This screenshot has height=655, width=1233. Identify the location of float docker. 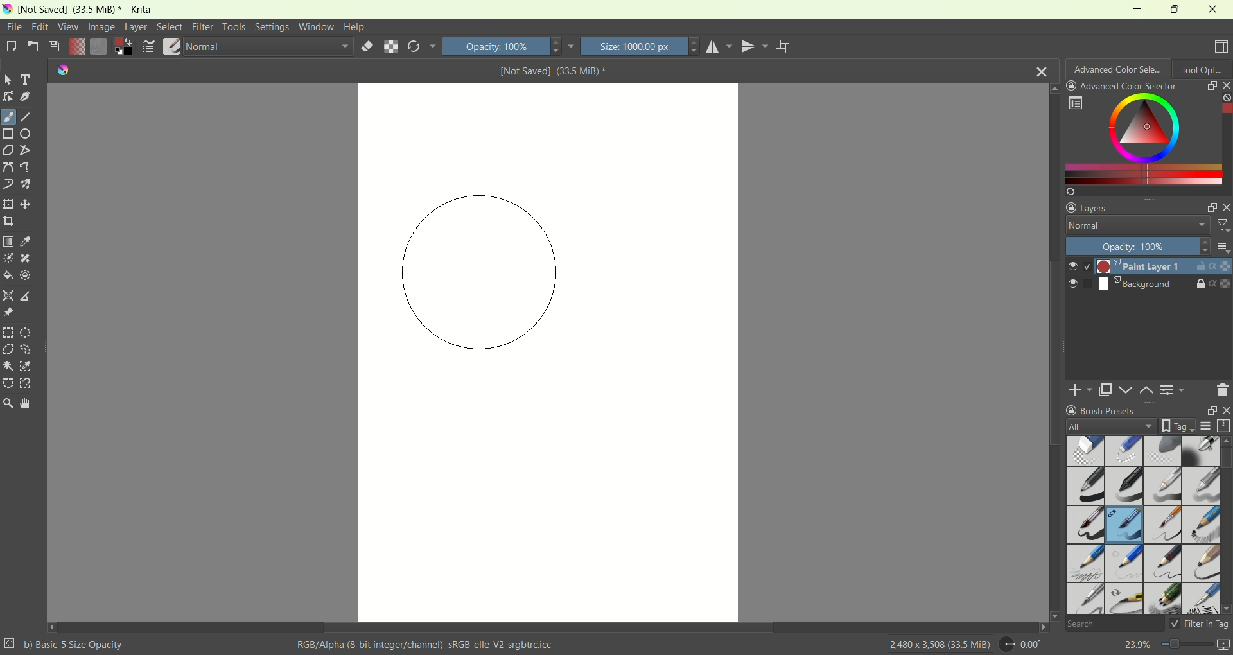
(1211, 85).